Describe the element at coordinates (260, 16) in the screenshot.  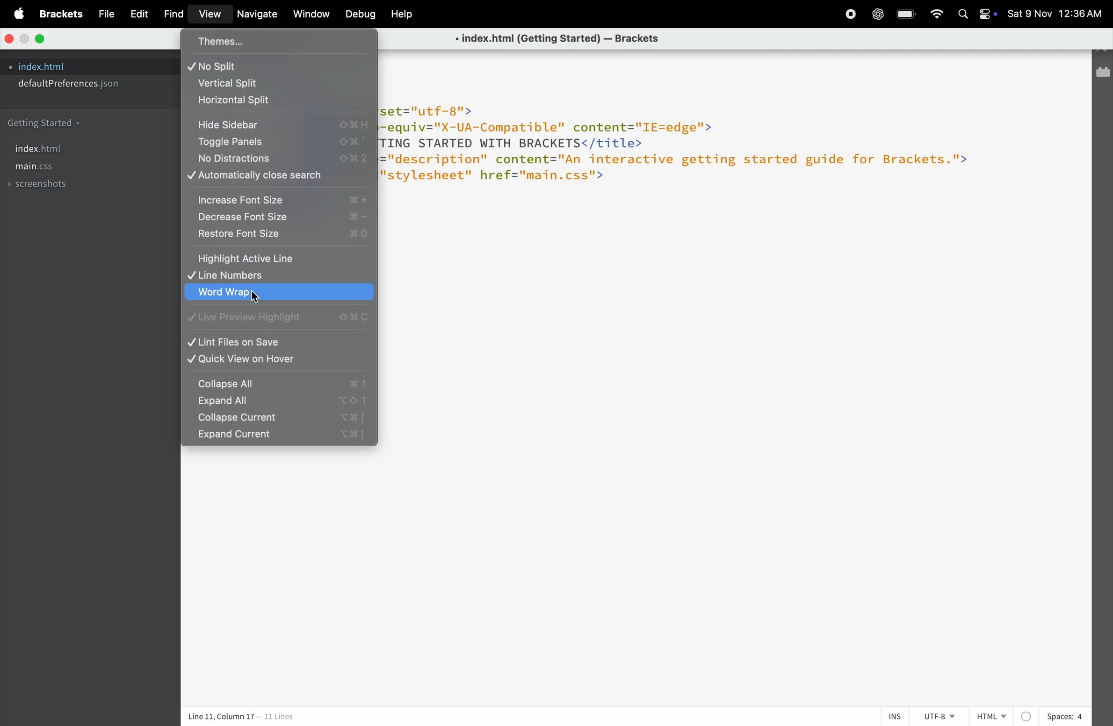
I see `navigate` at that location.